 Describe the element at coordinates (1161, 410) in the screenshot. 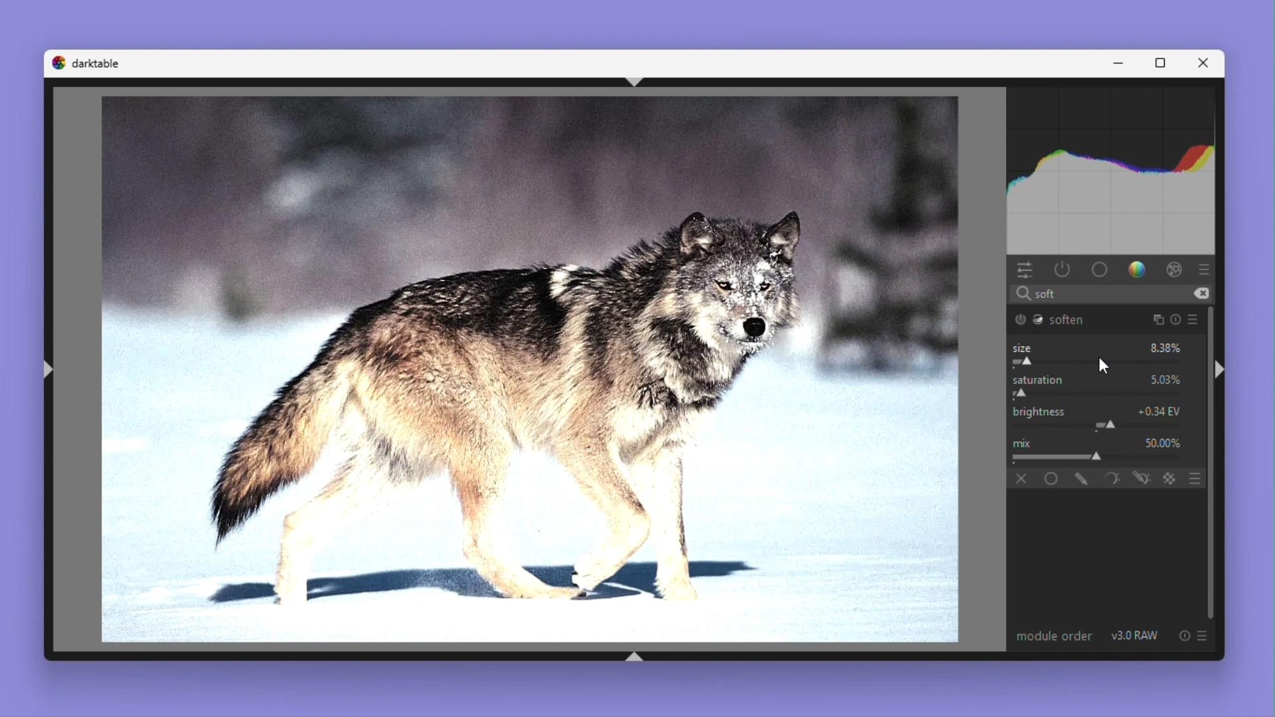

I see `Value ` at that location.